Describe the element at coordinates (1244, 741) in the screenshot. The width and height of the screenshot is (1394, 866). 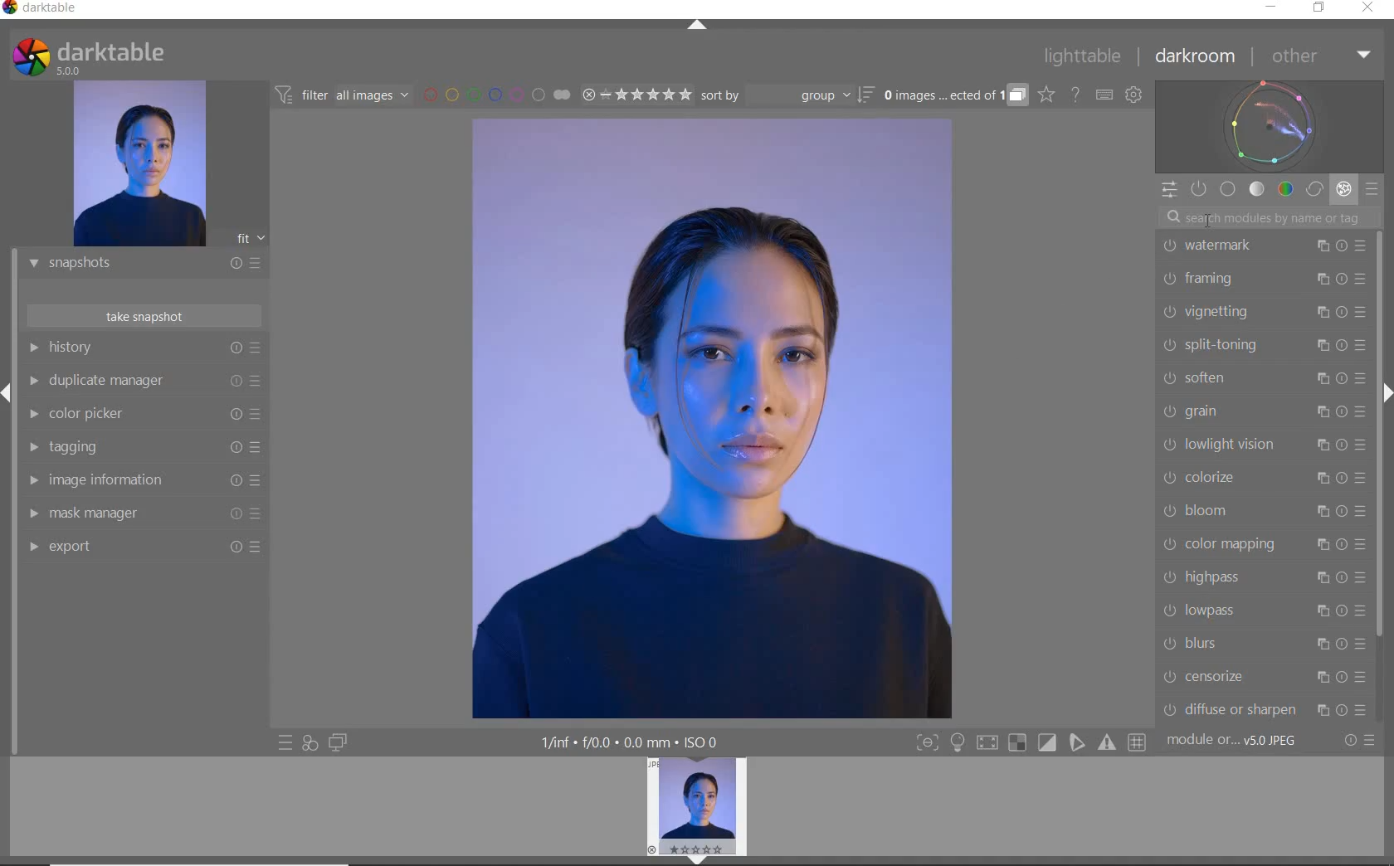
I see `MODULE...v5.0 JPEG` at that location.